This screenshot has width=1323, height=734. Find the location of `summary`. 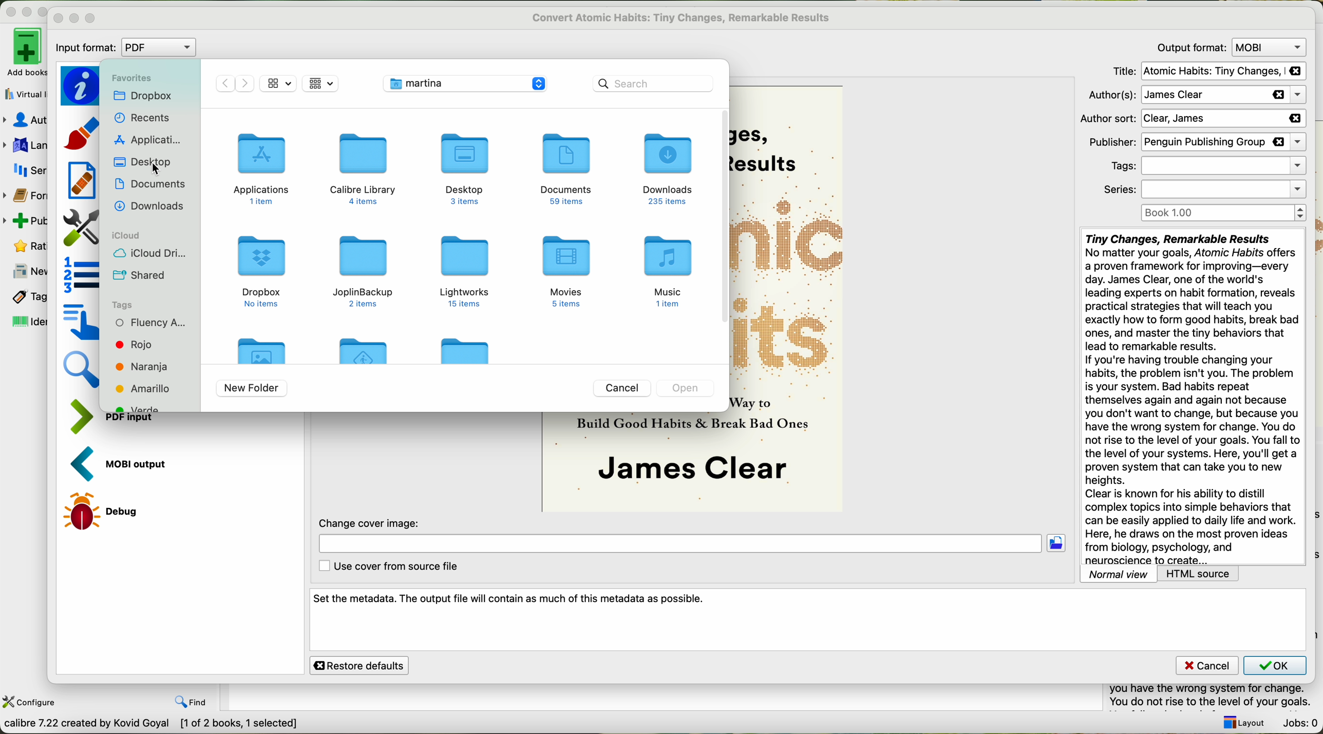

summary is located at coordinates (1216, 697).